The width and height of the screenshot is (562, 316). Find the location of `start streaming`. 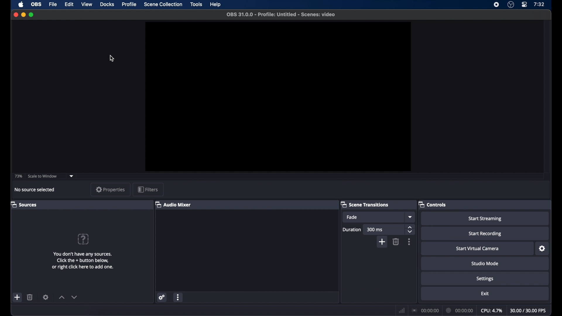

start streaming is located at coordinates (484, 219).